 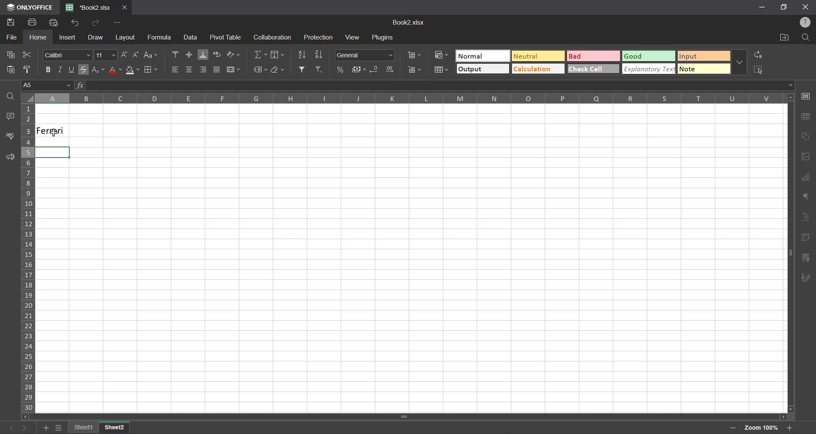 I want to click on align middle, so click(x=188, y=55).